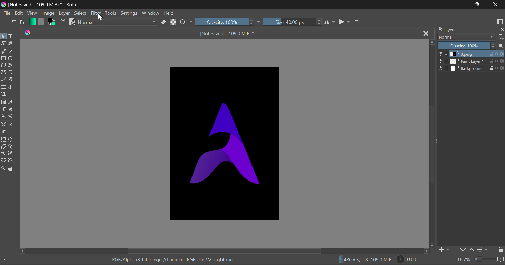  Describe the element at coordinates (3, 79) in the screenshot. I see `Dynamic Brush` at that location.